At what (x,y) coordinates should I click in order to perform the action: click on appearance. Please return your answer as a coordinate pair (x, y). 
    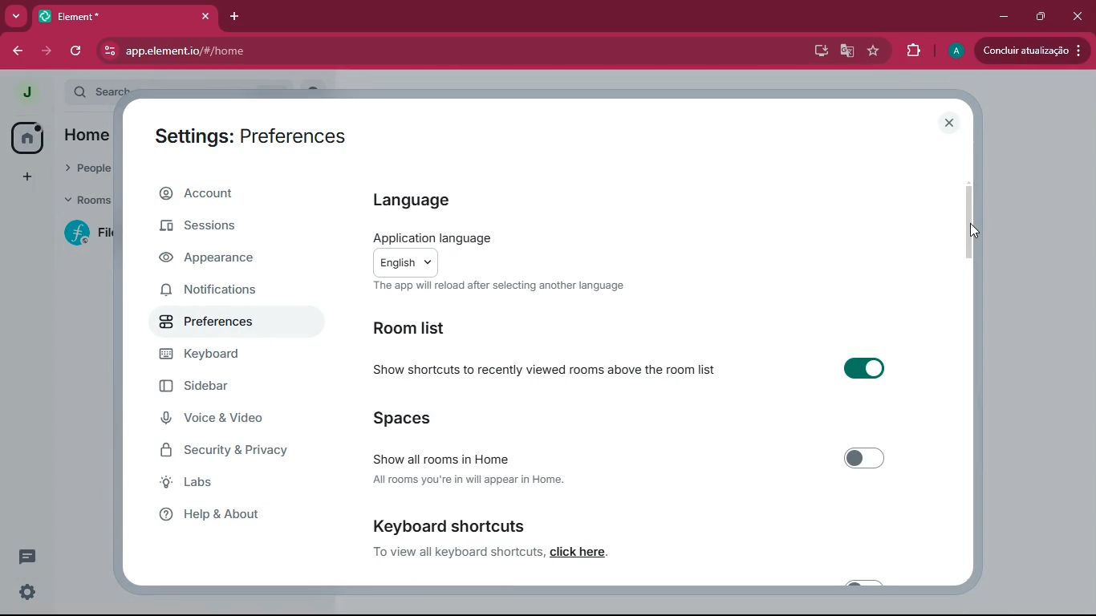
    Looking at the image, I should click on (217, 261).